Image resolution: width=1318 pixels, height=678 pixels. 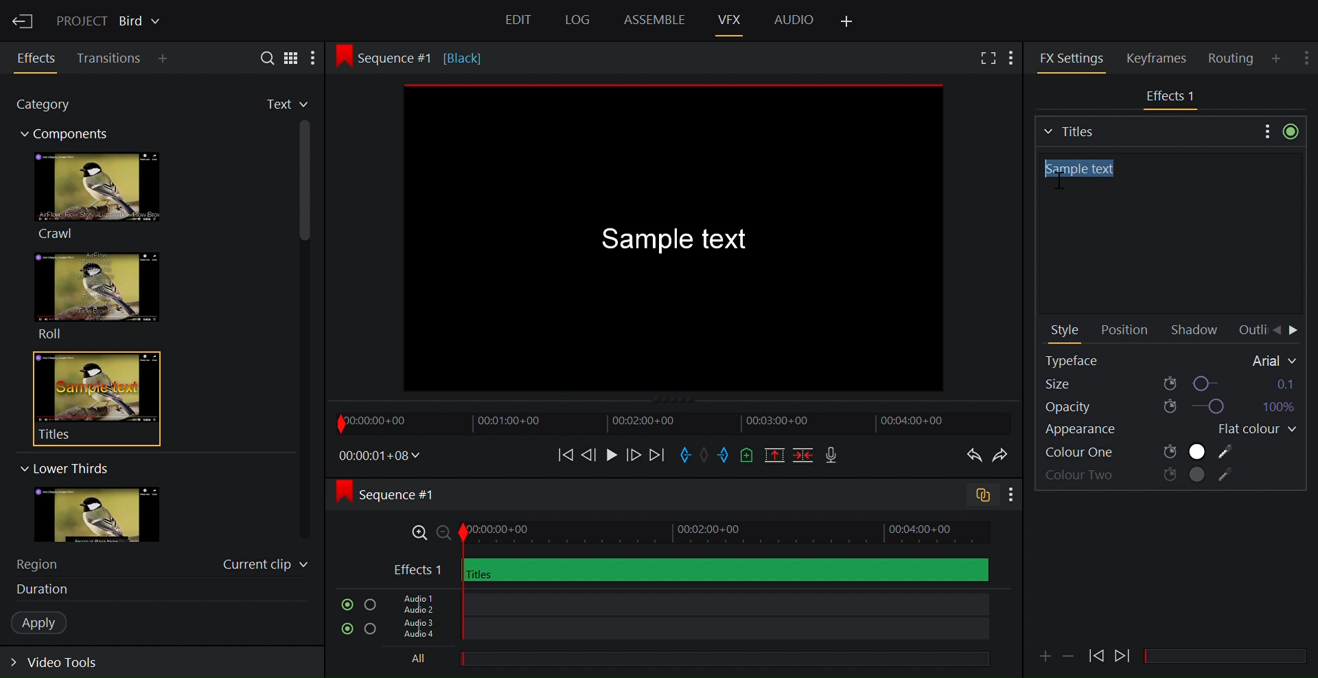 I want to click on Video Track Effects, so click(x=691, y=570).